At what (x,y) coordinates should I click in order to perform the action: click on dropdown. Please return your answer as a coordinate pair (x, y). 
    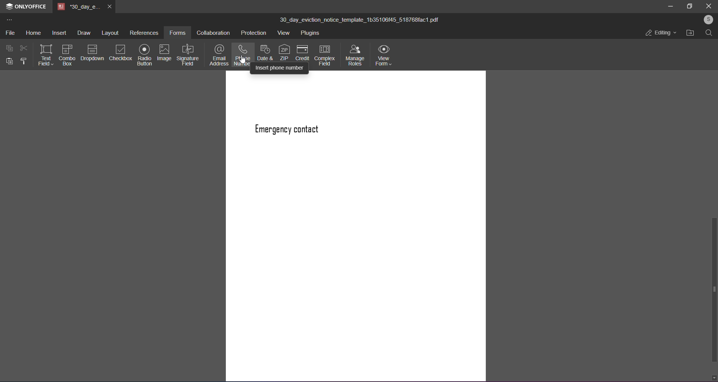
    Looking at the image, I should click on (93, 53).